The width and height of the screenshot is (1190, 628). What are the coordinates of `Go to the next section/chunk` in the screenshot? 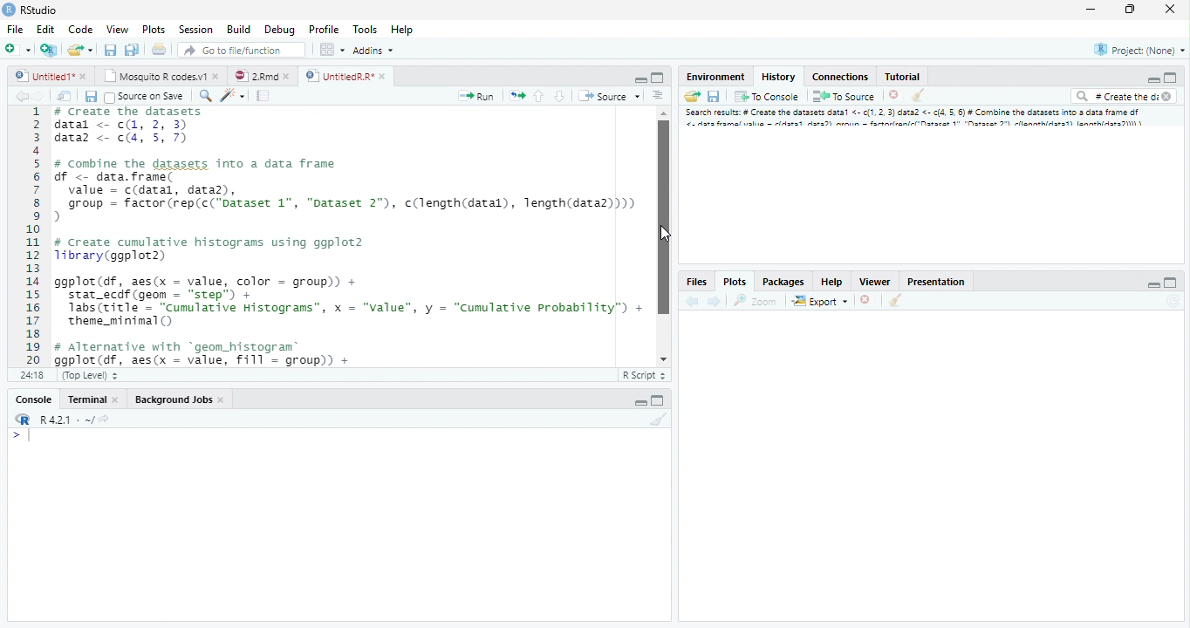 It's located at (559, 97).